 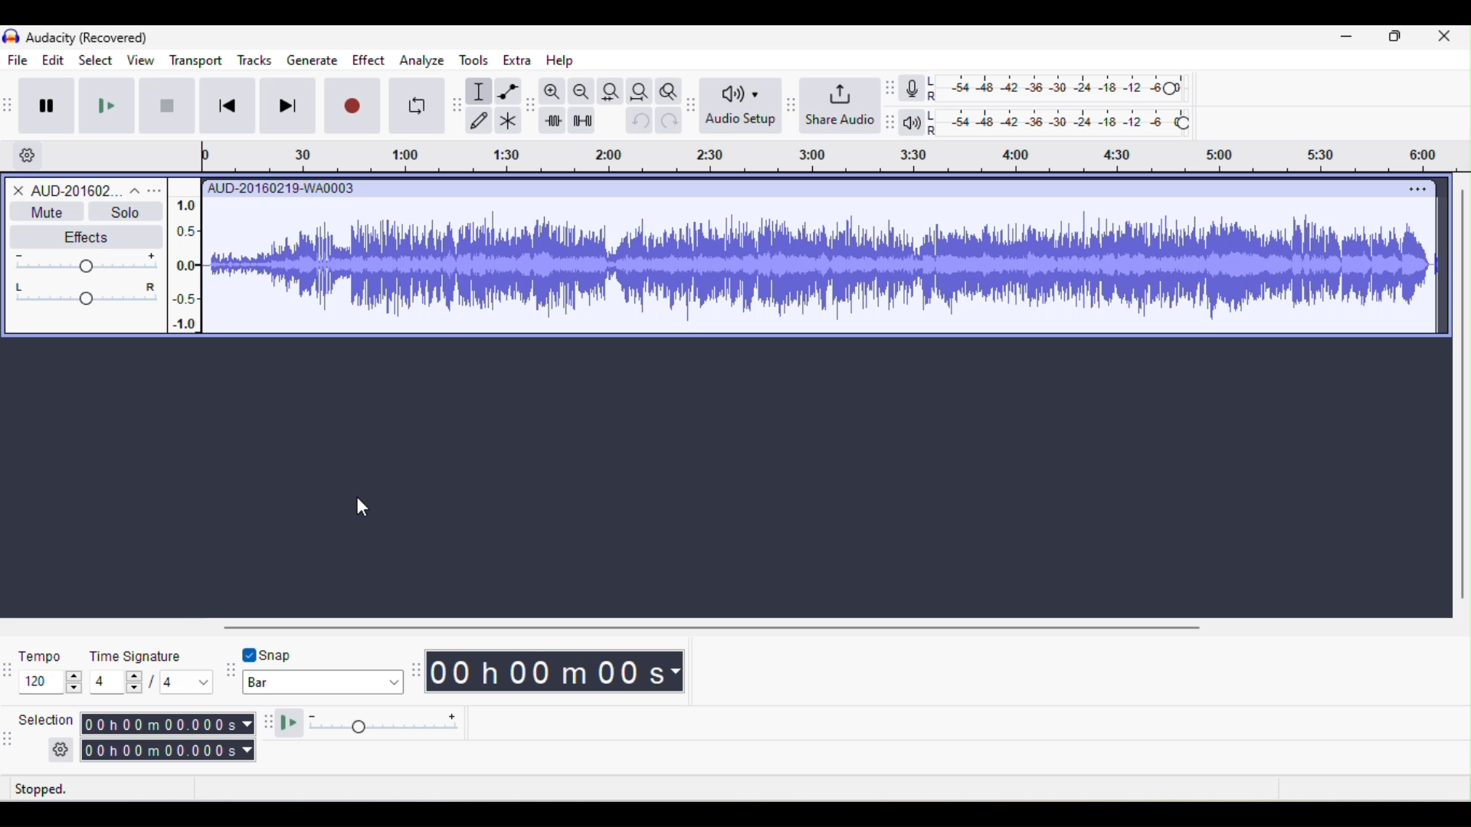 What do you see at coordinates (916, 121) in the screenshot?
I see `playback meter` at bounding box center [916, 121].